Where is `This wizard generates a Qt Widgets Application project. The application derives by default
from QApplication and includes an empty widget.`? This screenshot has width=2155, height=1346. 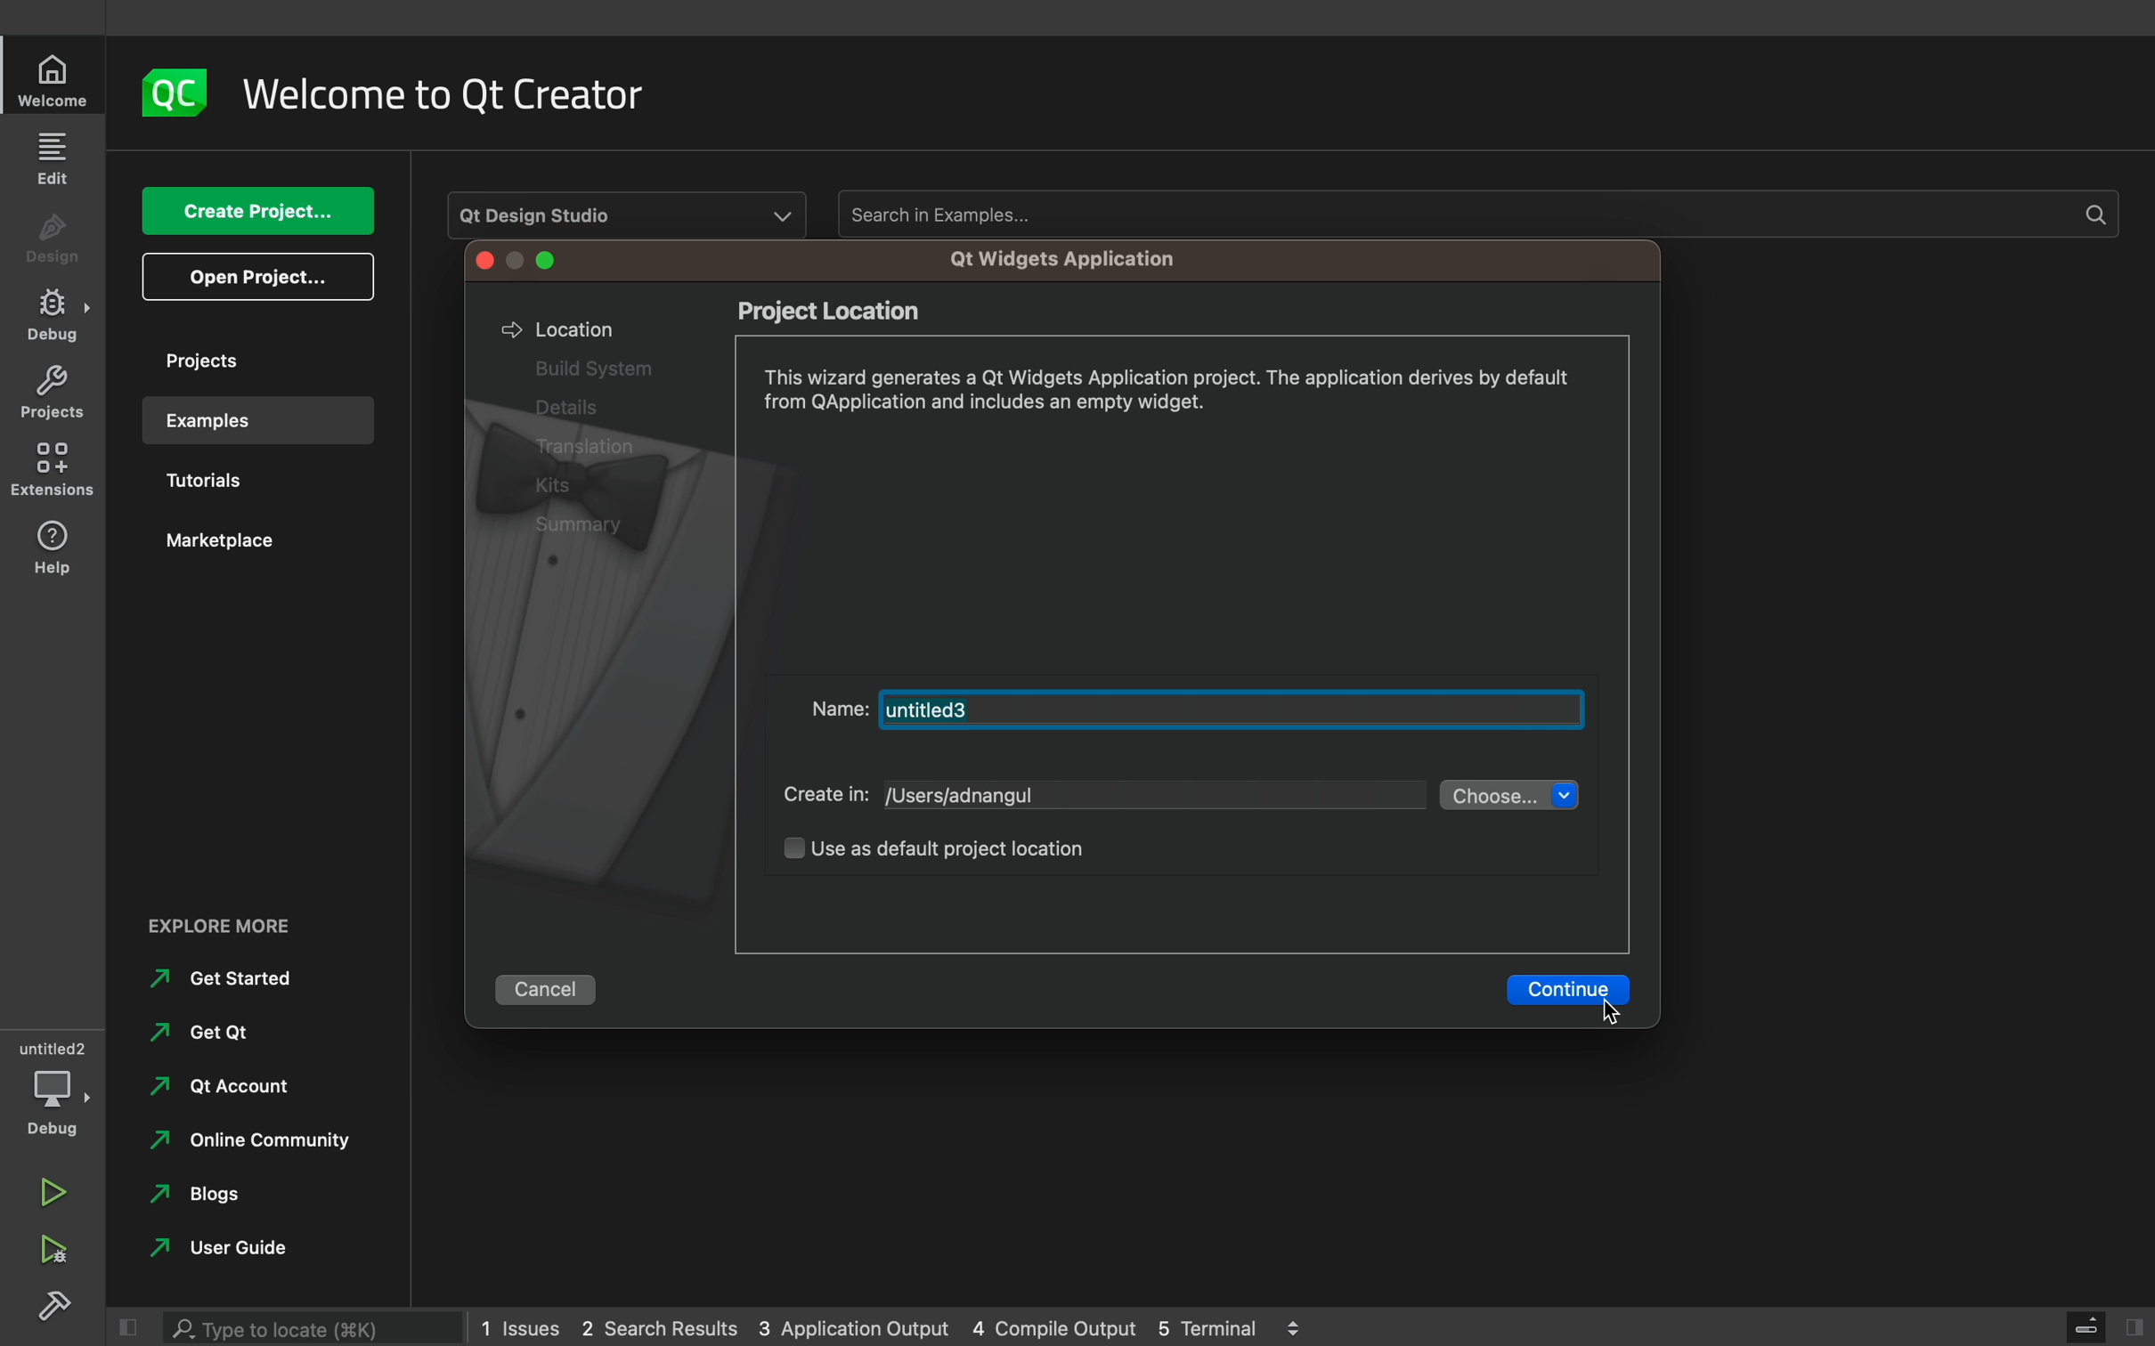
This wizard generates a Qt Widgets Application project. The application derives by default
from QApplication and includes an empty widget. is located at coordinates (1180, 394).